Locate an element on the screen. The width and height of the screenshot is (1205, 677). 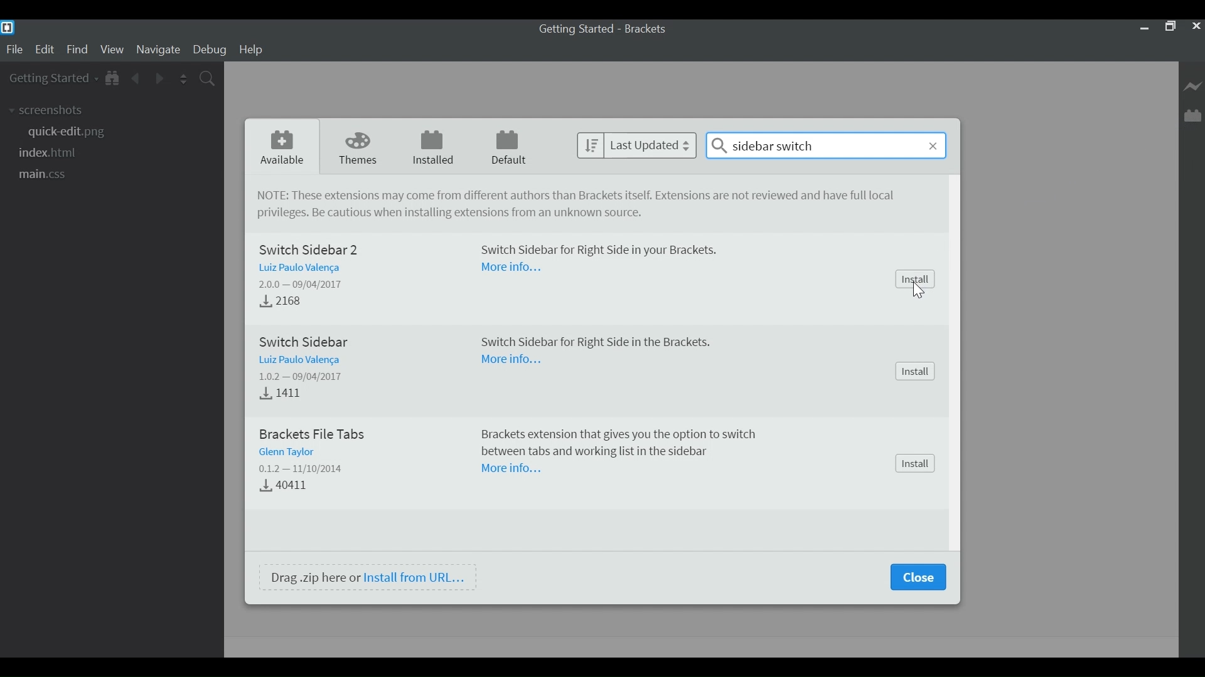
Navigate is located at coordinates (159, 50).